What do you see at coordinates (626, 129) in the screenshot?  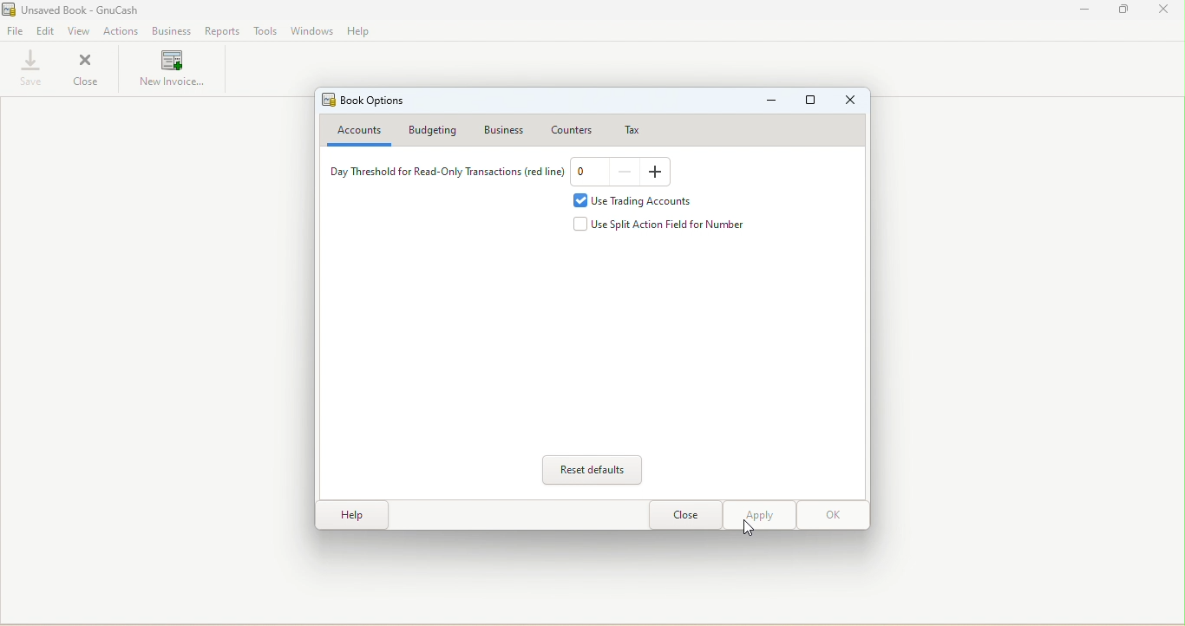 I see `Tax` at bounding box center [626, 129].